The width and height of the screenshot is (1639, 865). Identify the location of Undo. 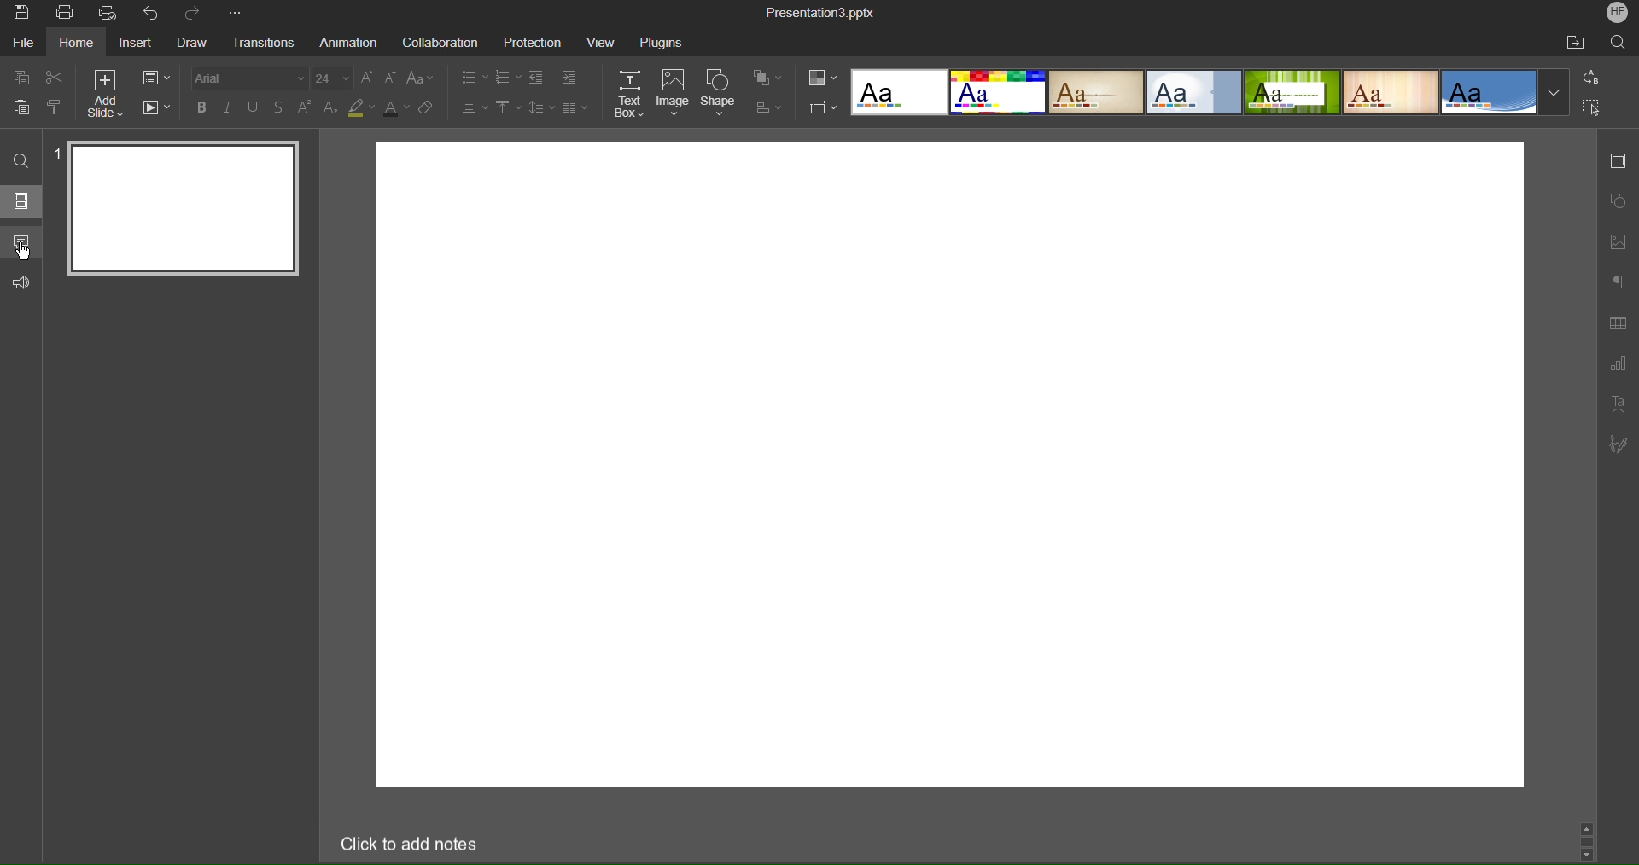
(152, 13).